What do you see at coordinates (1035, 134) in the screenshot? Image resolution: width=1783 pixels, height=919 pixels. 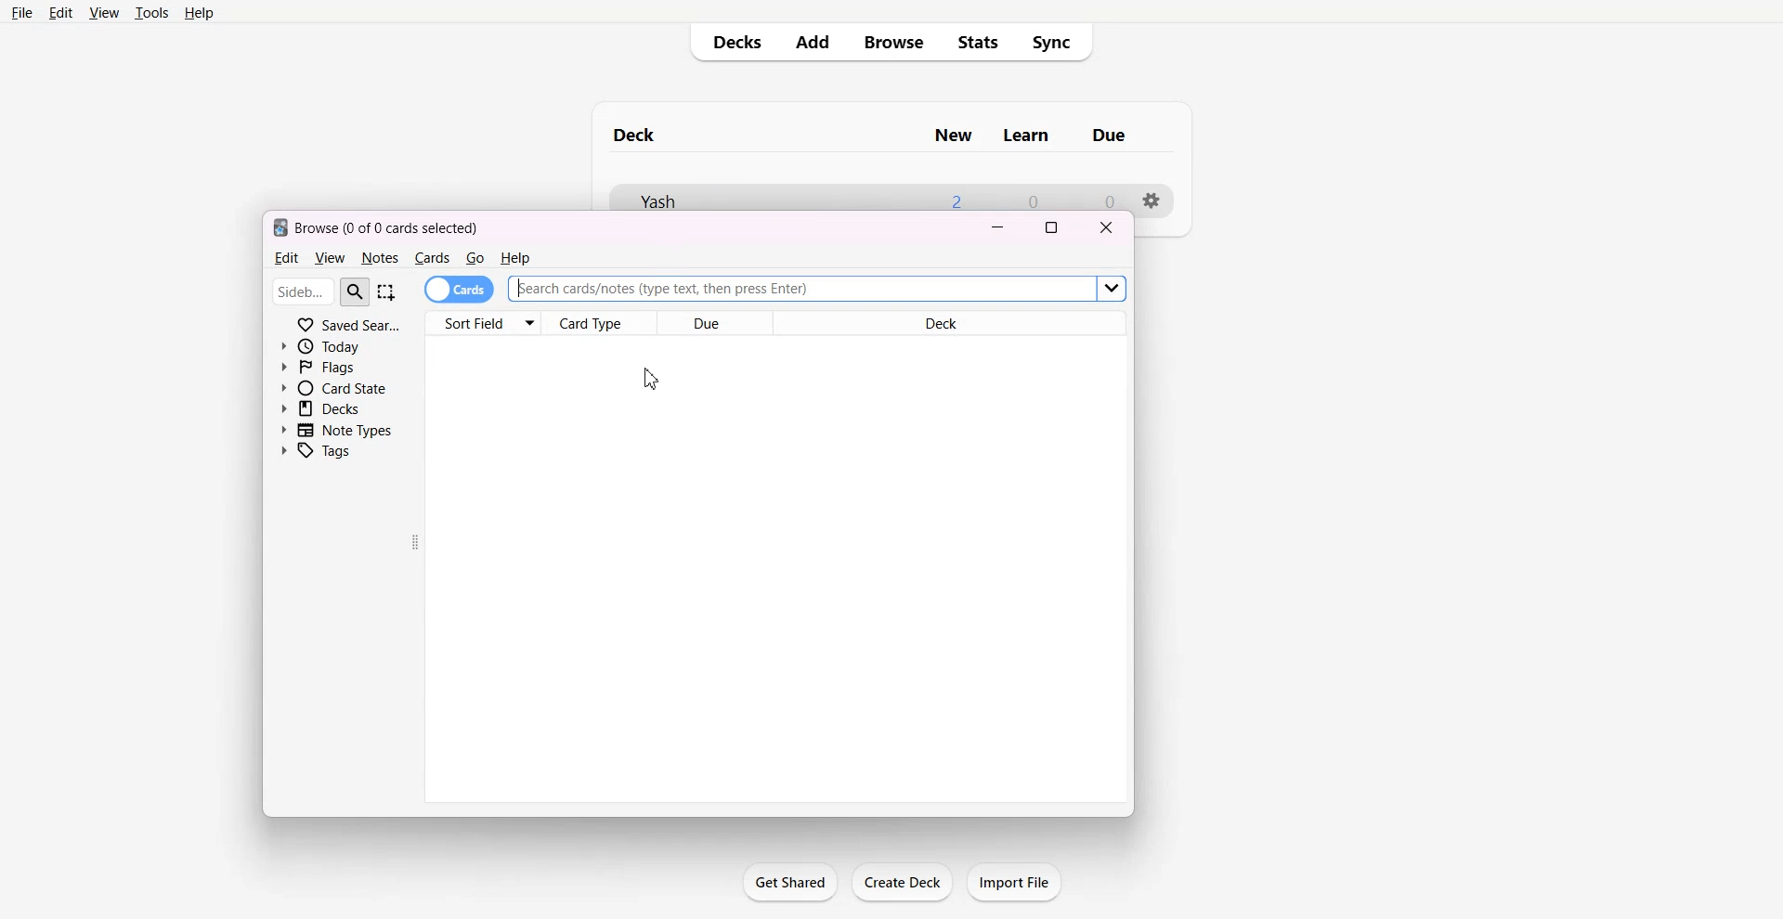 I see `Learn` at bounding box center [1035, 134].